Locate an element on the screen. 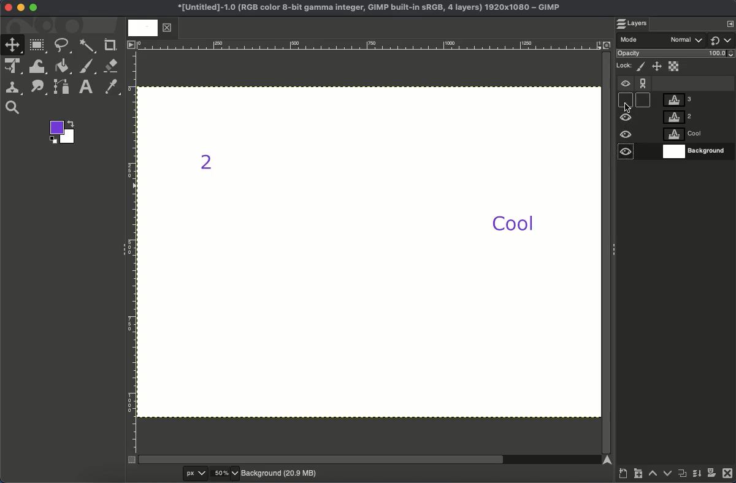 This screenshot has width=736, height=483. cursor is located at coordinates (629, 104).